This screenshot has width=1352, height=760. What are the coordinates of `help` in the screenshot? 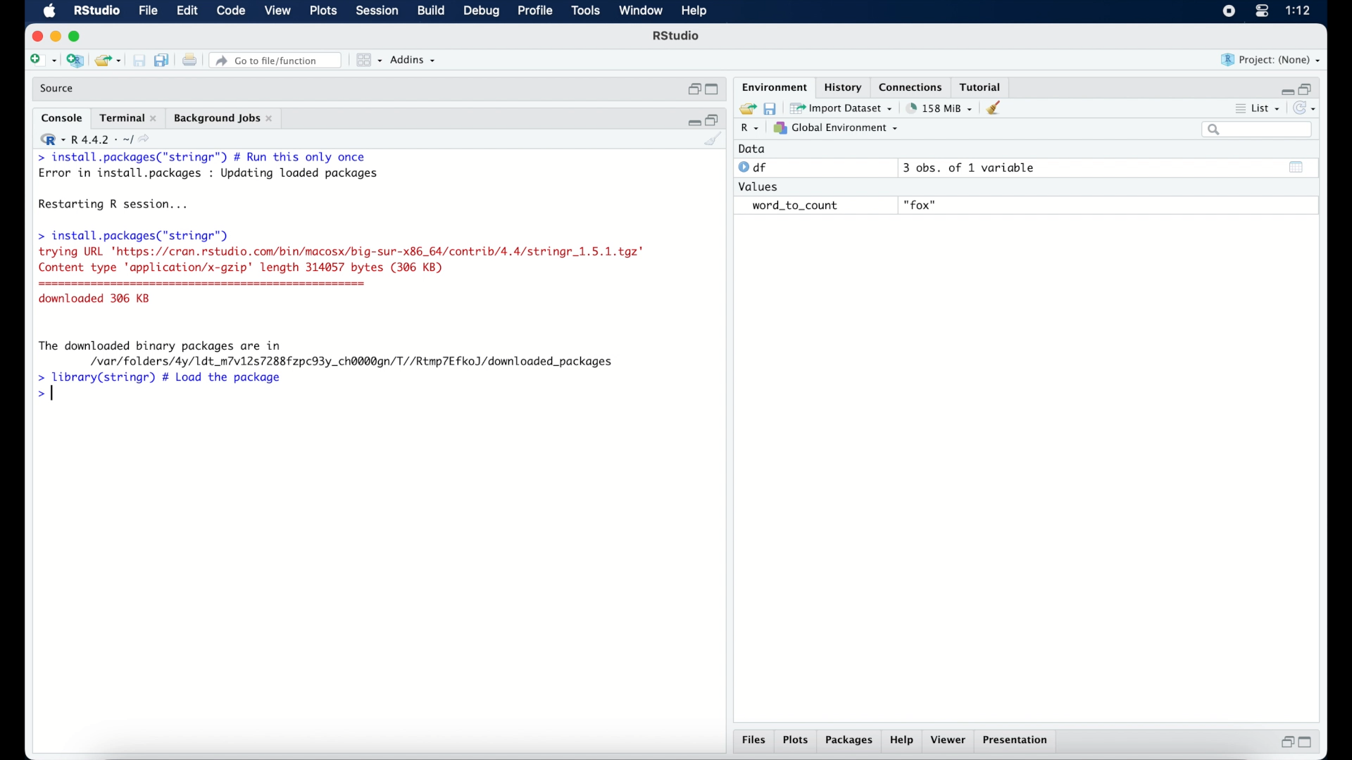 It's located at (903, 741).